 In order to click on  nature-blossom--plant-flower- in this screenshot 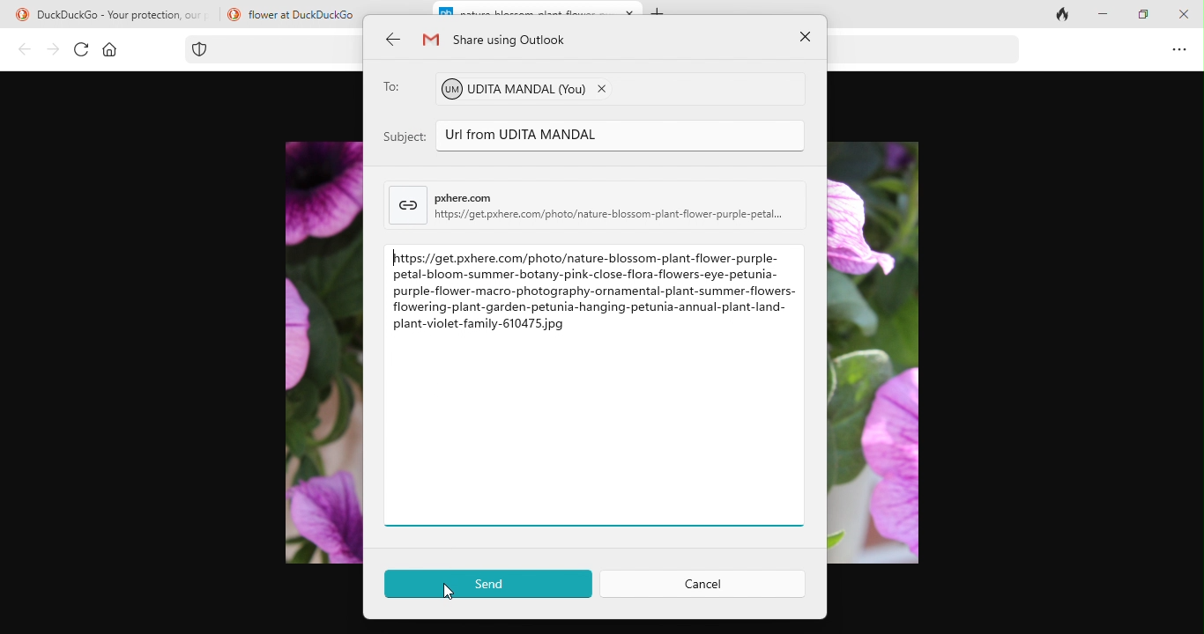, I will do `click(524, 11)`.